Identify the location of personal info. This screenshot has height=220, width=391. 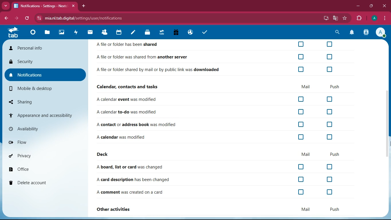
(45, 48).